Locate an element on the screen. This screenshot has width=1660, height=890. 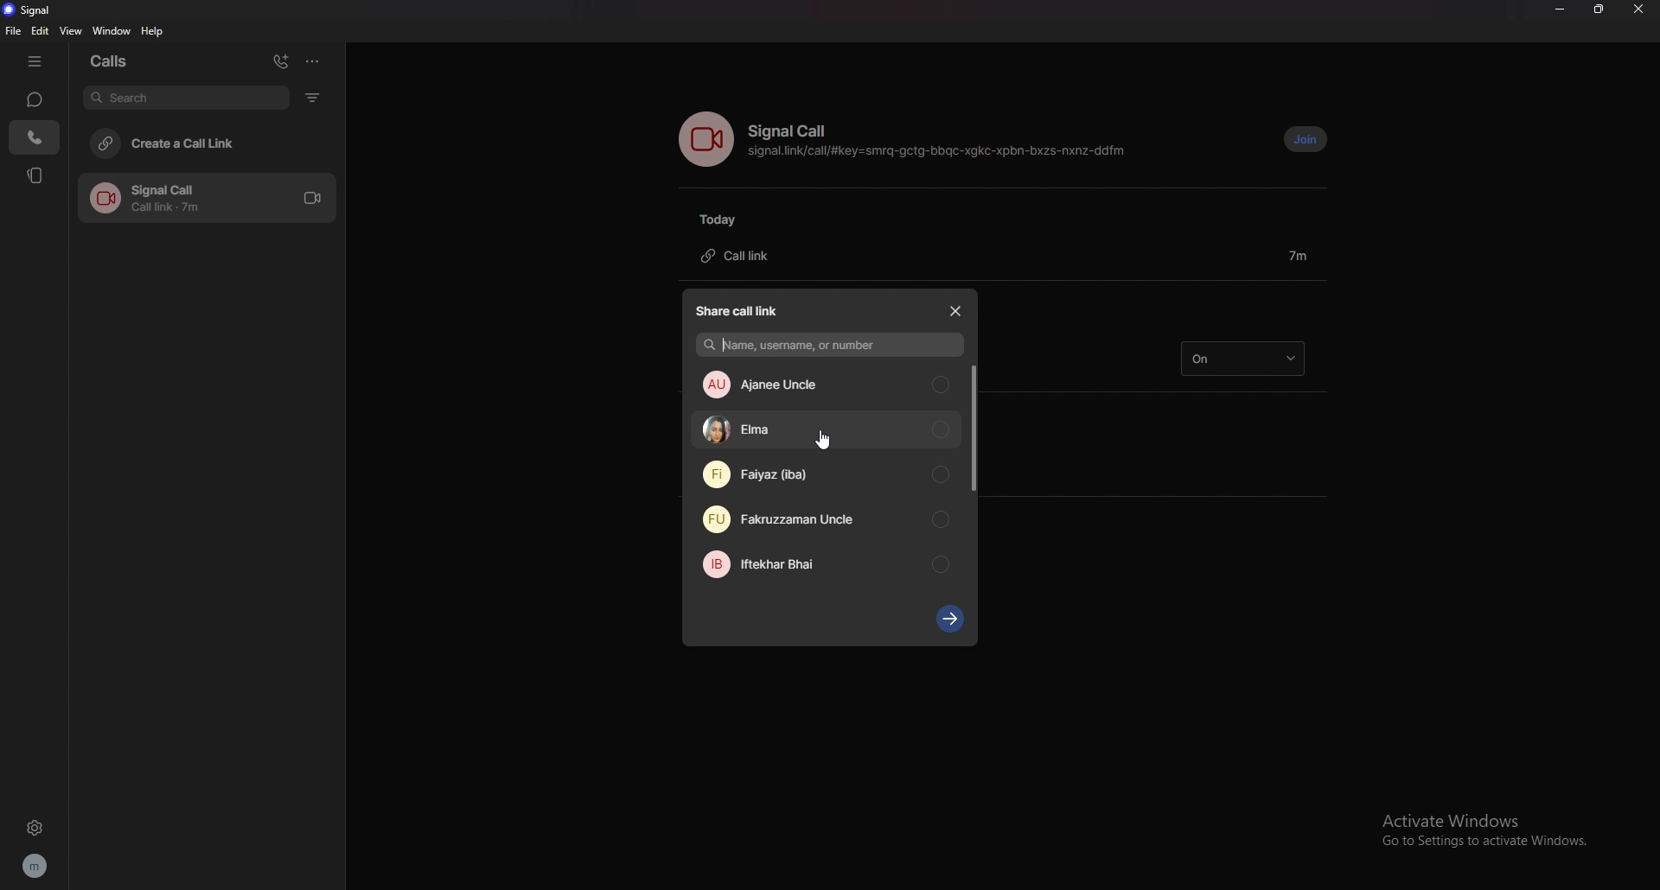
calls is located at coordinates (118, 61).